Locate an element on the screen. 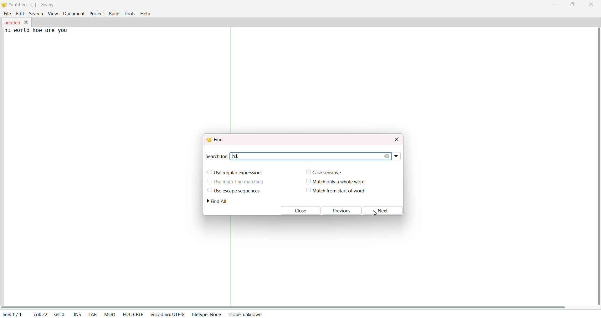  file is located at coordinates (6, 13).